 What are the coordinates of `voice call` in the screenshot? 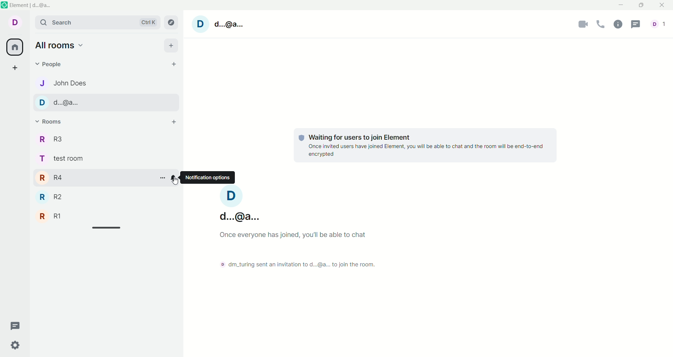 It's located at (600, 24).